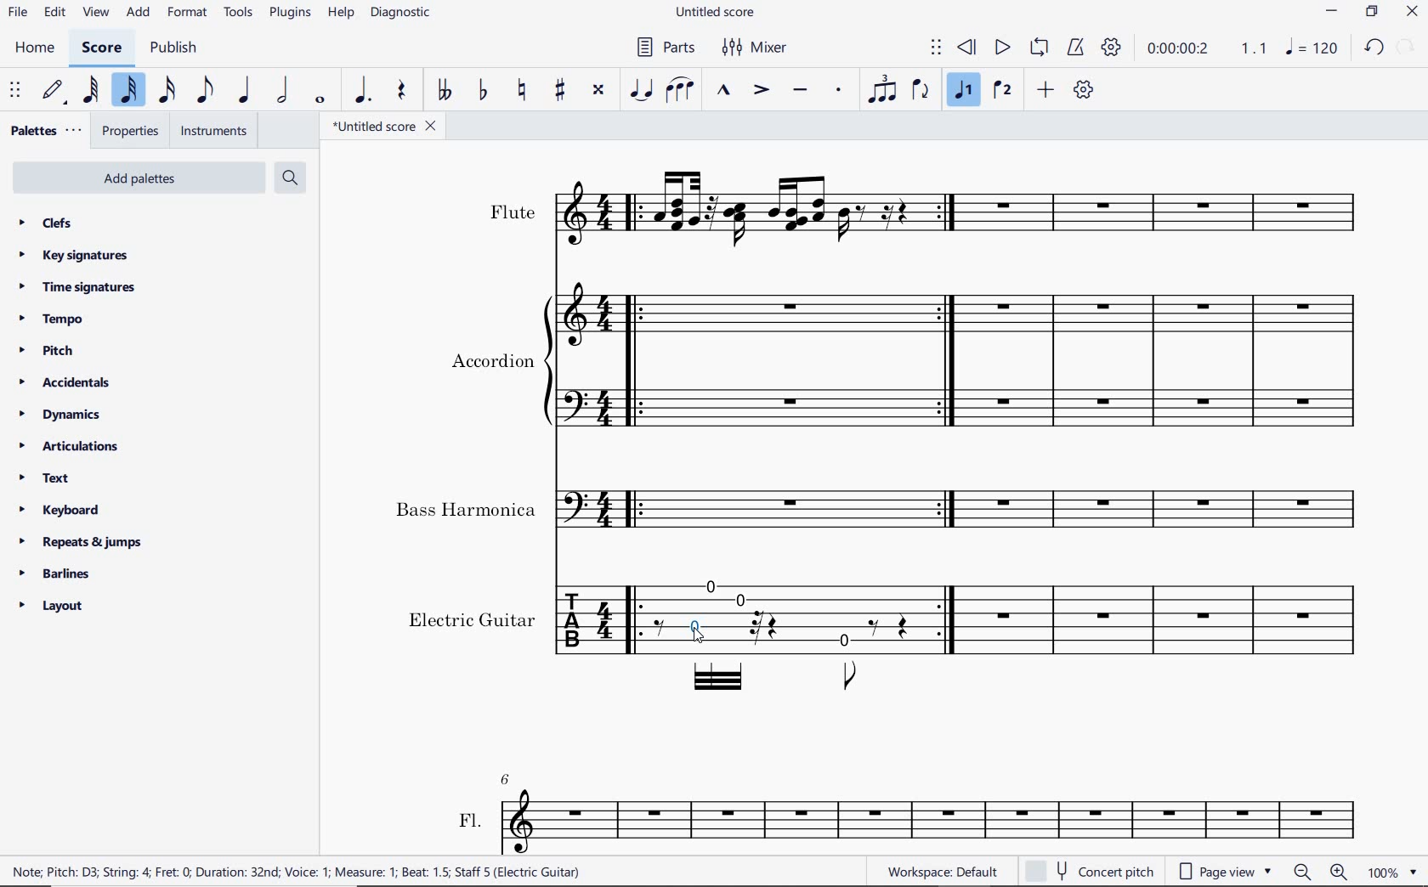 This screenshot has height=887, width=1428. What do you see at coordinates (340, 14) in the screenshot?
I see `help` at bounding box center [340, 14].